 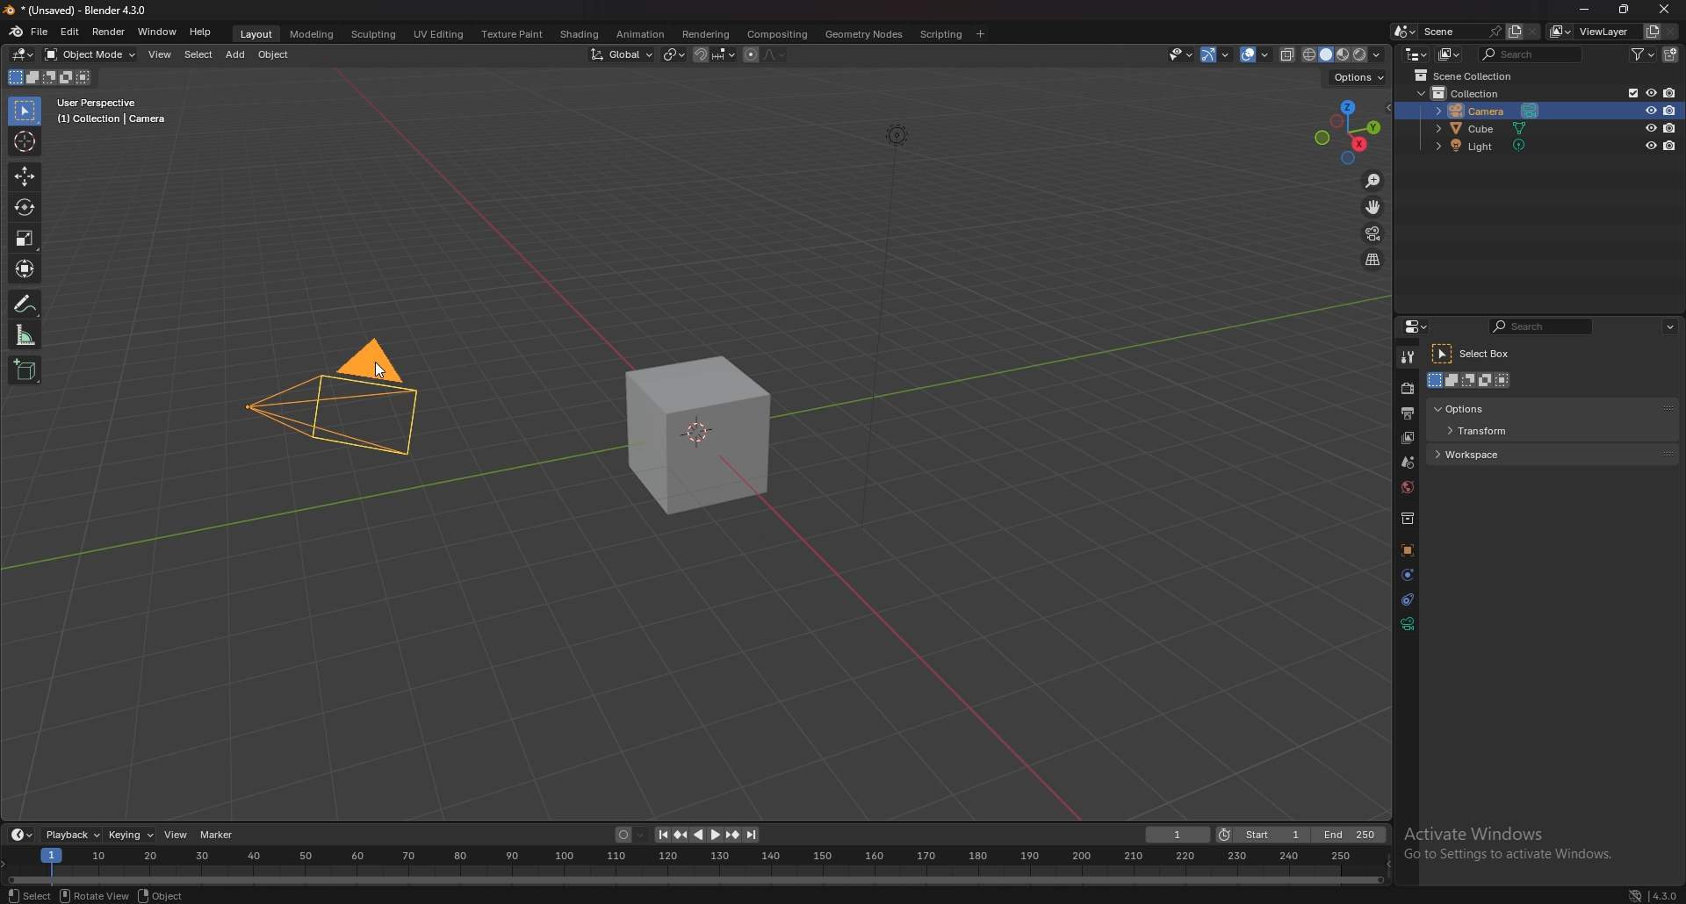 I want to click on overlays, so click(x=1257, y=56).